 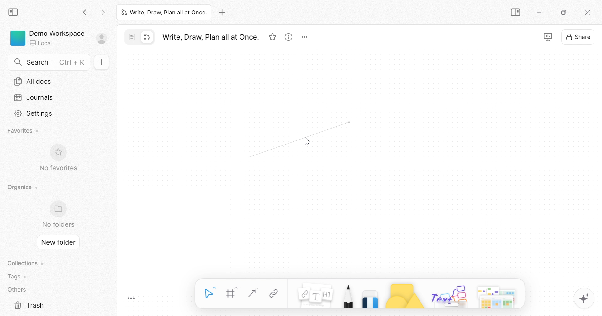 I want to click on Forward, so click(x=103, y=13).